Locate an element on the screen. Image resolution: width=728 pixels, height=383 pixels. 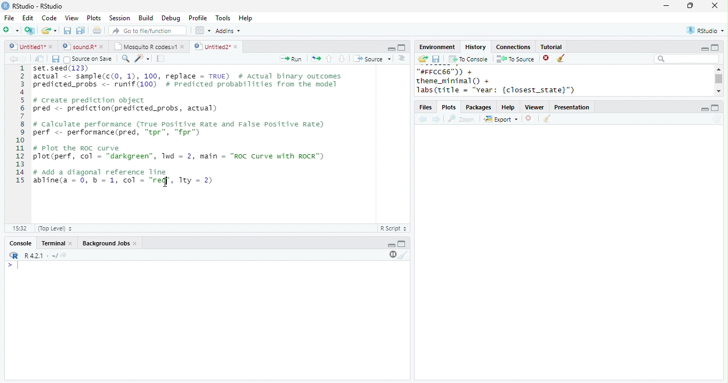
code tools is located at coordinates (142, 58).